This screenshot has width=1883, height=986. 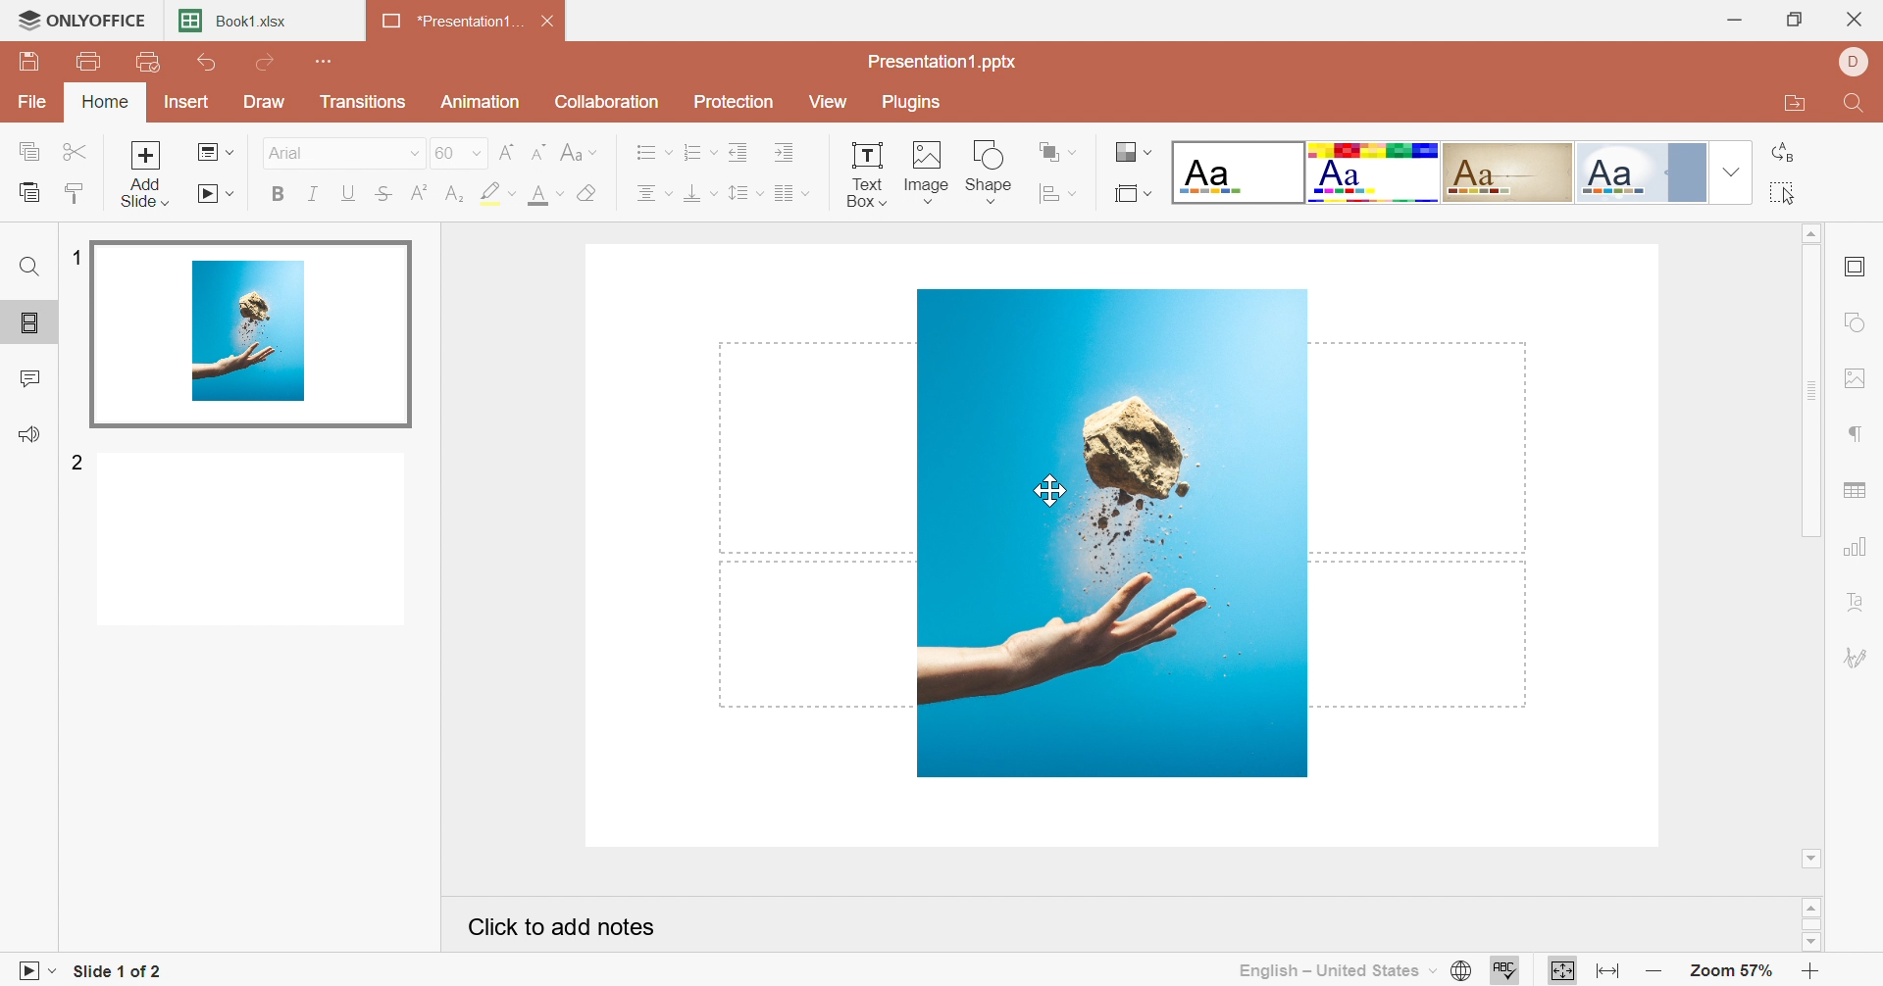 I want to click on table settings, so click(x=1858, y=491).